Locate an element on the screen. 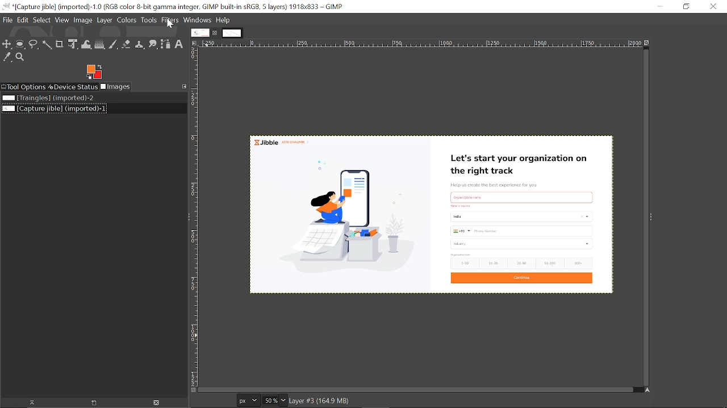  Image info is located at coordinates (321, 401).